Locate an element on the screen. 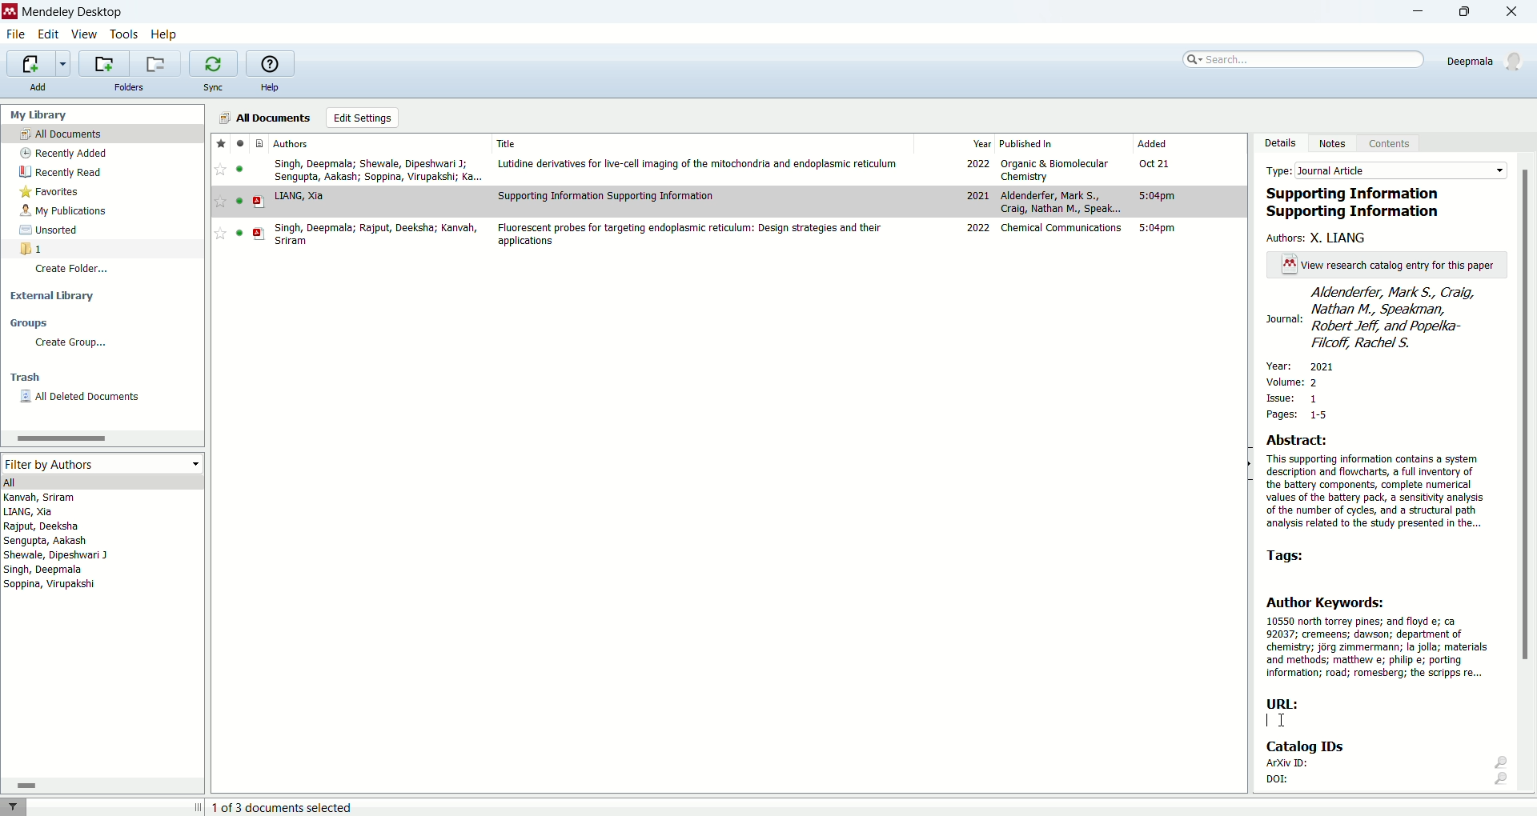 The width and height of the screenshot is (1537, 816). horizontal scroll bar is located at coordinates (102, 784).